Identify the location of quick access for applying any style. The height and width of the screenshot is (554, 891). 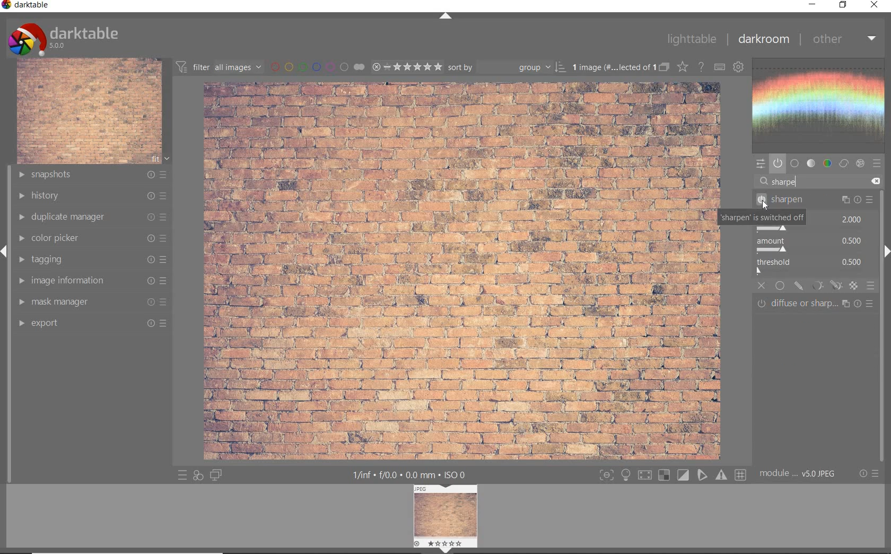
(197, 477).